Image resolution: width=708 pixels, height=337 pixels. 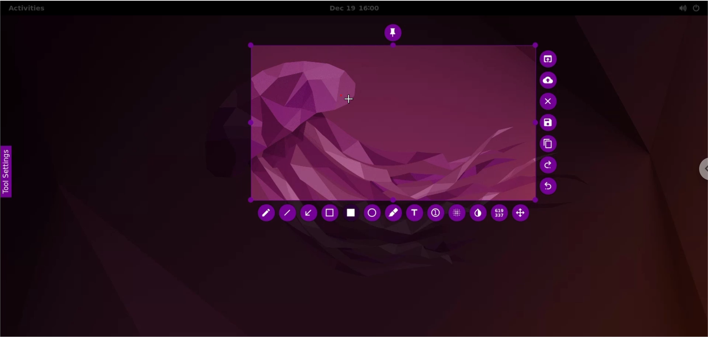 I want to click on copy to clipboards, so click(x=548, y=145).